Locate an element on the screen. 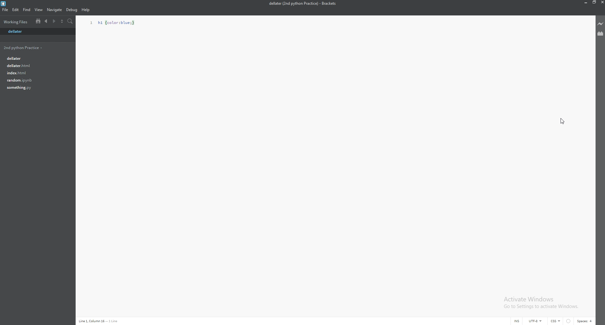 This screenshot has width=605, height=325. description is located at coordinates (98, 321).